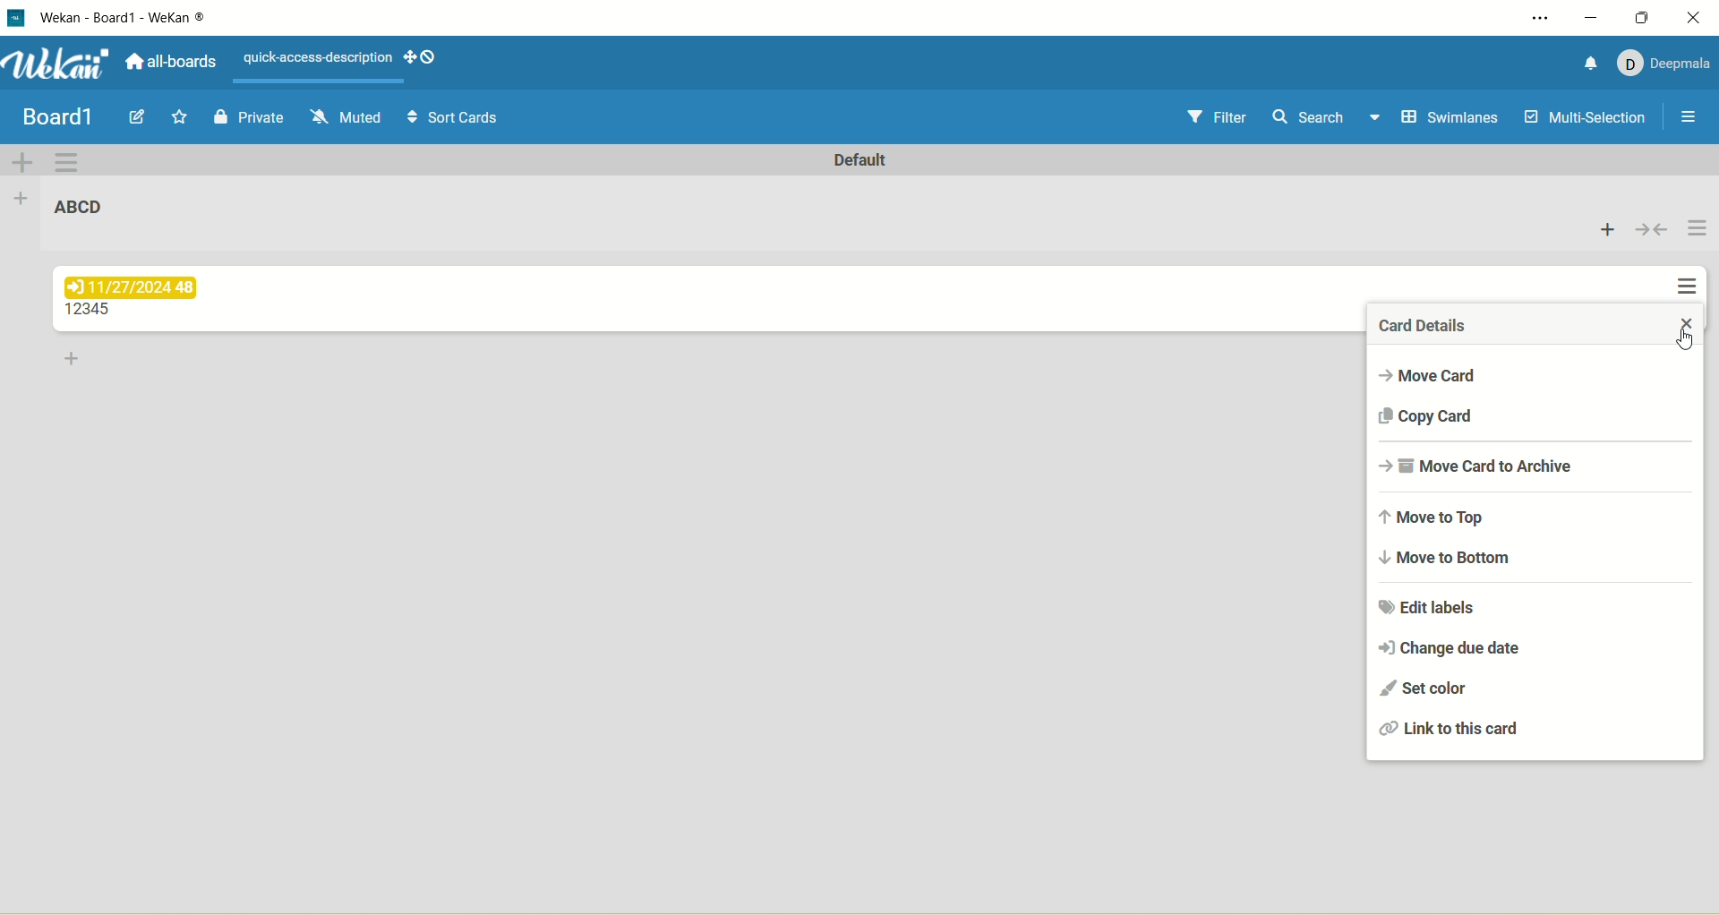 This screenshot has width=1719, height=915. I want to click on move to bottom, so click(1451, 560).